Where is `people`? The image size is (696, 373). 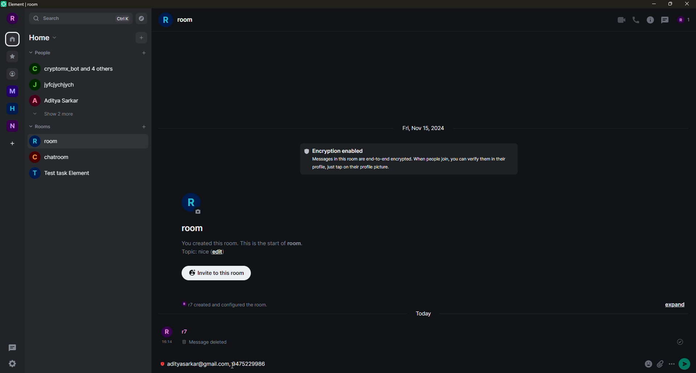
people is located at coordinates (74, 68).